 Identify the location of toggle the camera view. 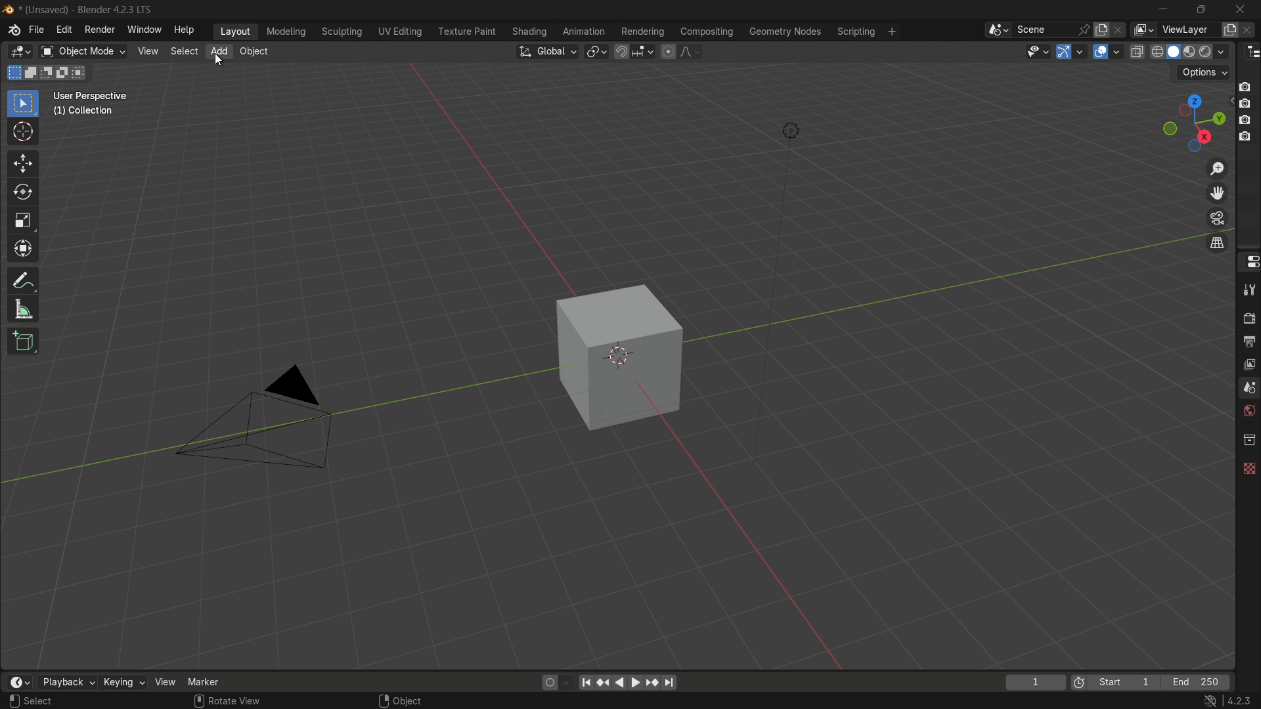
(1217, 218).